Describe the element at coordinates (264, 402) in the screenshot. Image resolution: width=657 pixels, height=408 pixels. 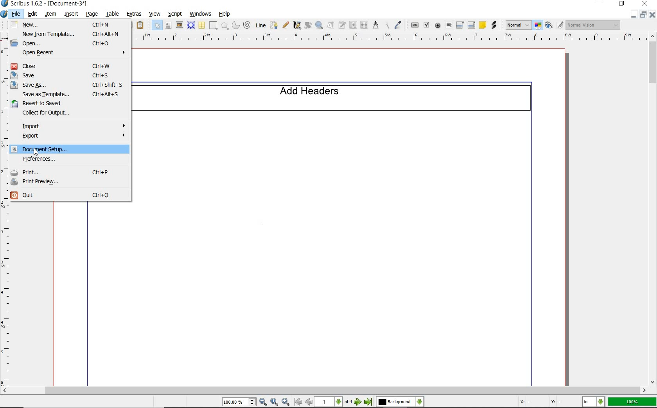
I see `zoom out` at that location.